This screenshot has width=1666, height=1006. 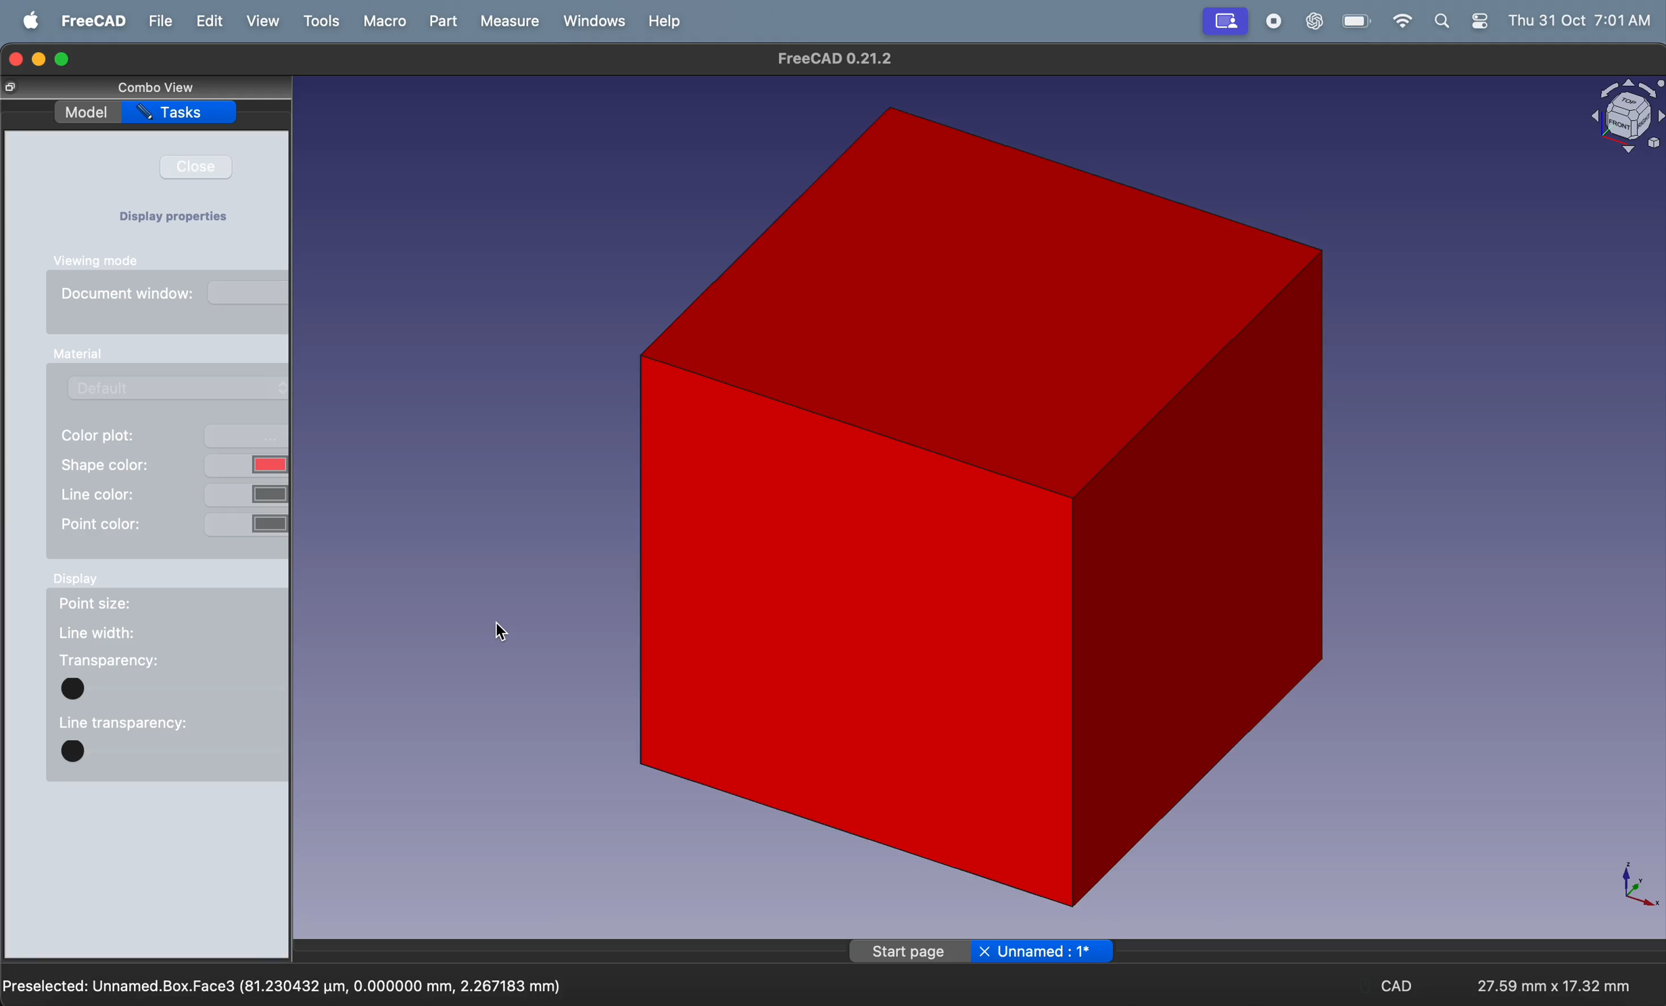 What do you see at coordinates (159, 20) in the screenshot?
I see `file` at bounding box center [159, 20].